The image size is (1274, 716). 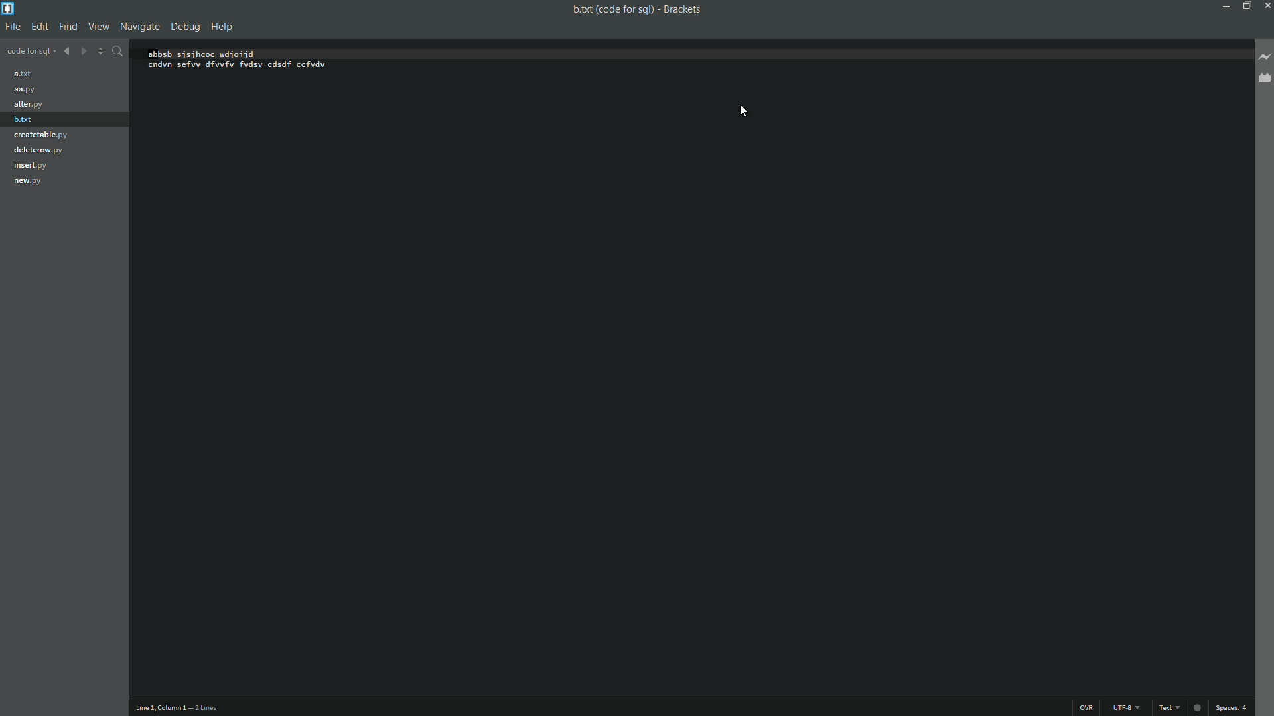 I want to click on aa.py, so click(x=27, y=89).